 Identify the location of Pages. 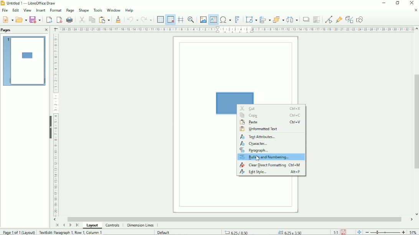
(6, 30).